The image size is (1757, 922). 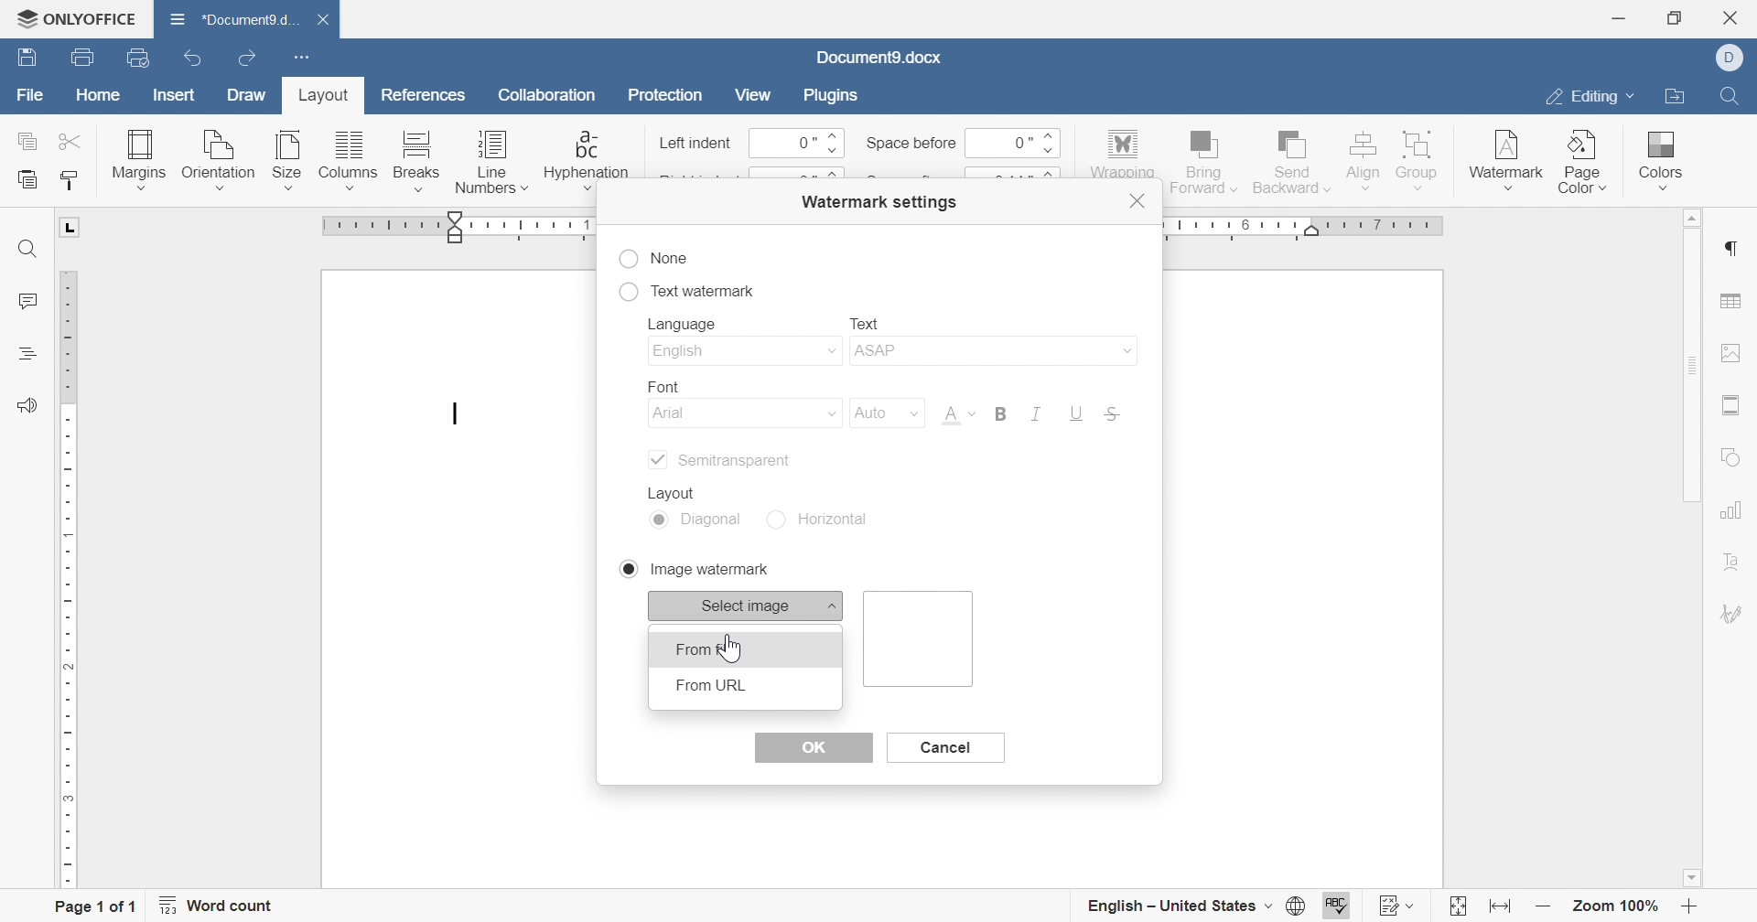 I want to click on left indent, so click(x=696, y=145).